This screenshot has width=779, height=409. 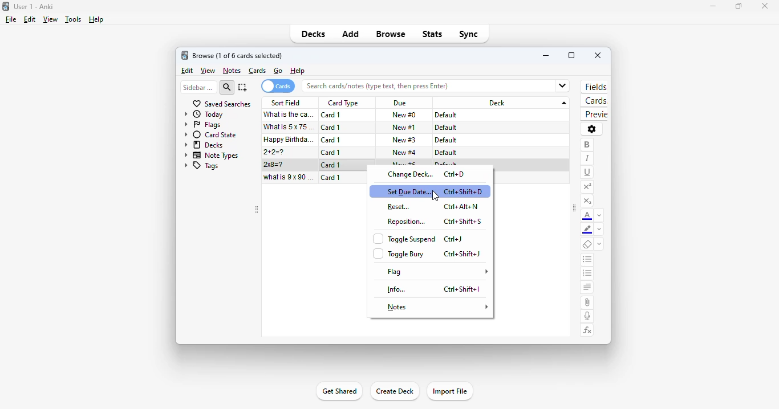 I want to click on text color, so click(x=587, y=216).